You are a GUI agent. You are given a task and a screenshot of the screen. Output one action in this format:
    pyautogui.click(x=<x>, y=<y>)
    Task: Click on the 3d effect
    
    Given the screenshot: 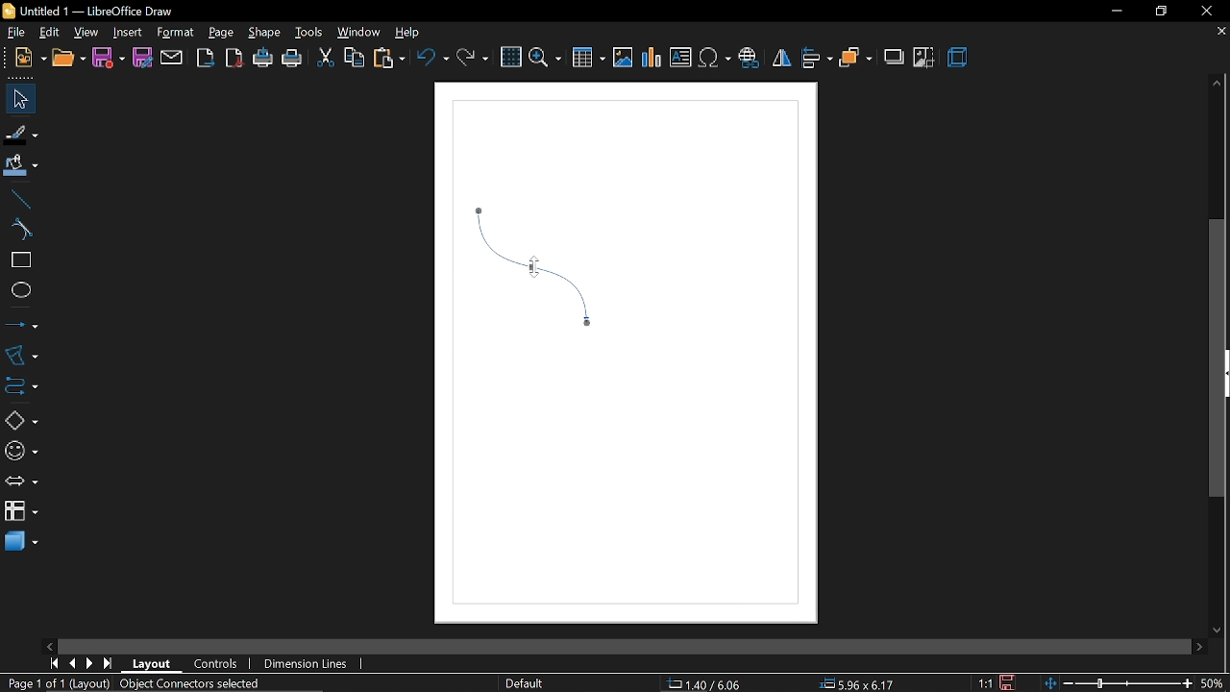 What is the action you would take?
    pyautogui.click(x=958, y=60)
    